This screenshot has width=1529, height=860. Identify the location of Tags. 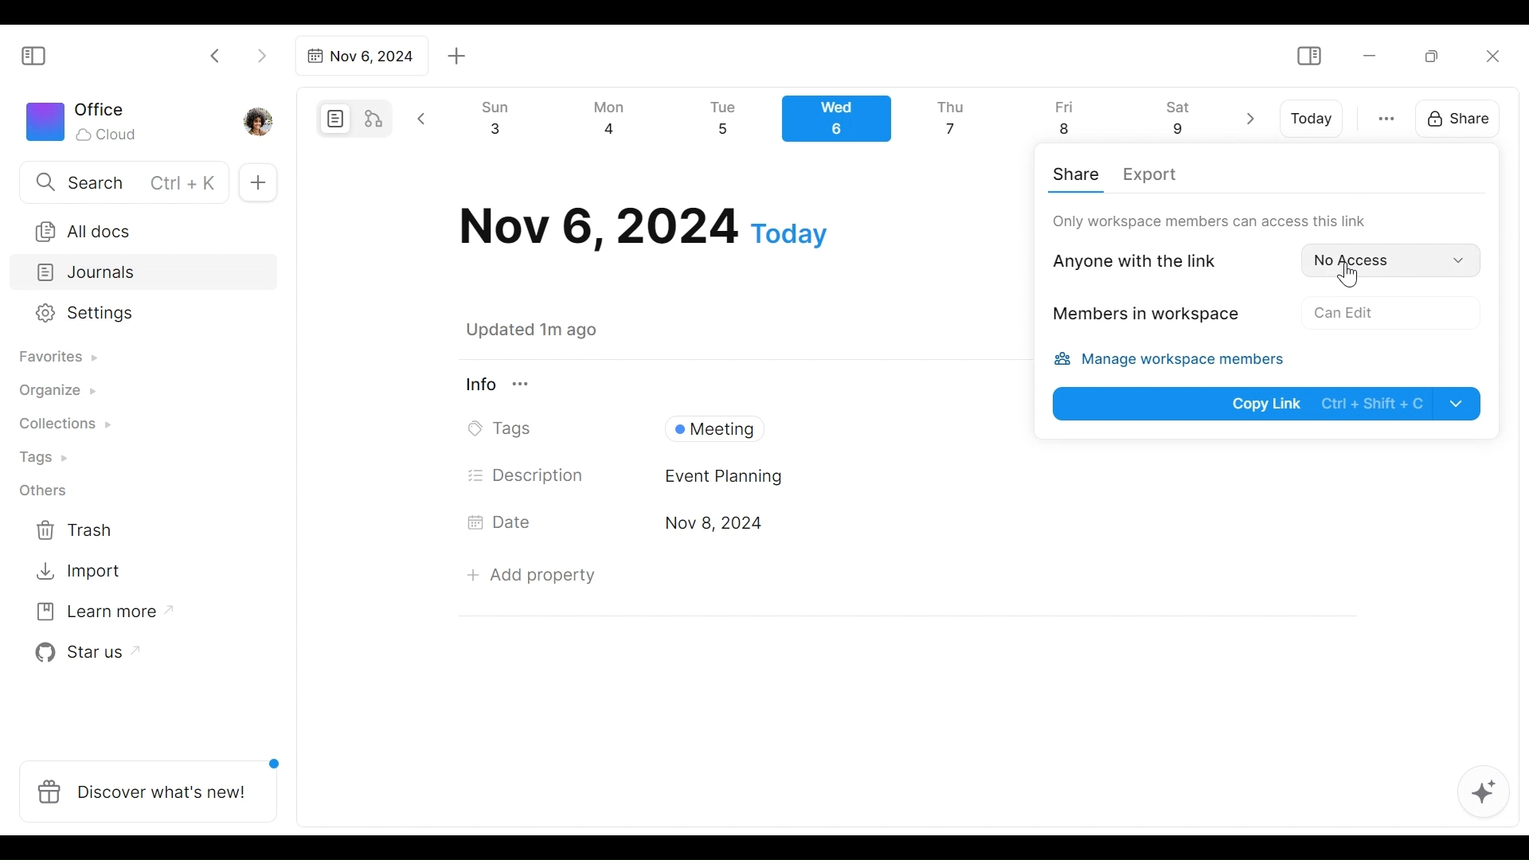
(45, 459).